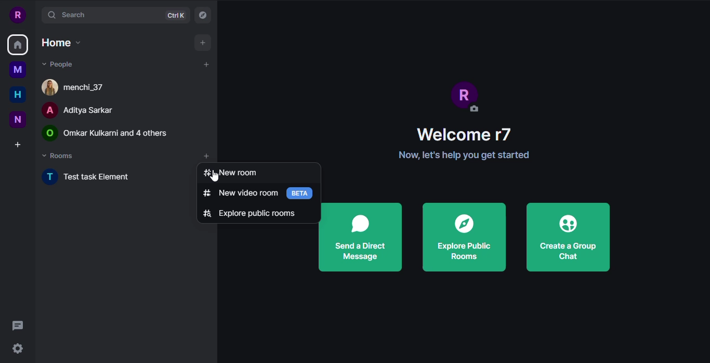 The image size is (710, 363). I want to click on create a space, so click(18, 145).